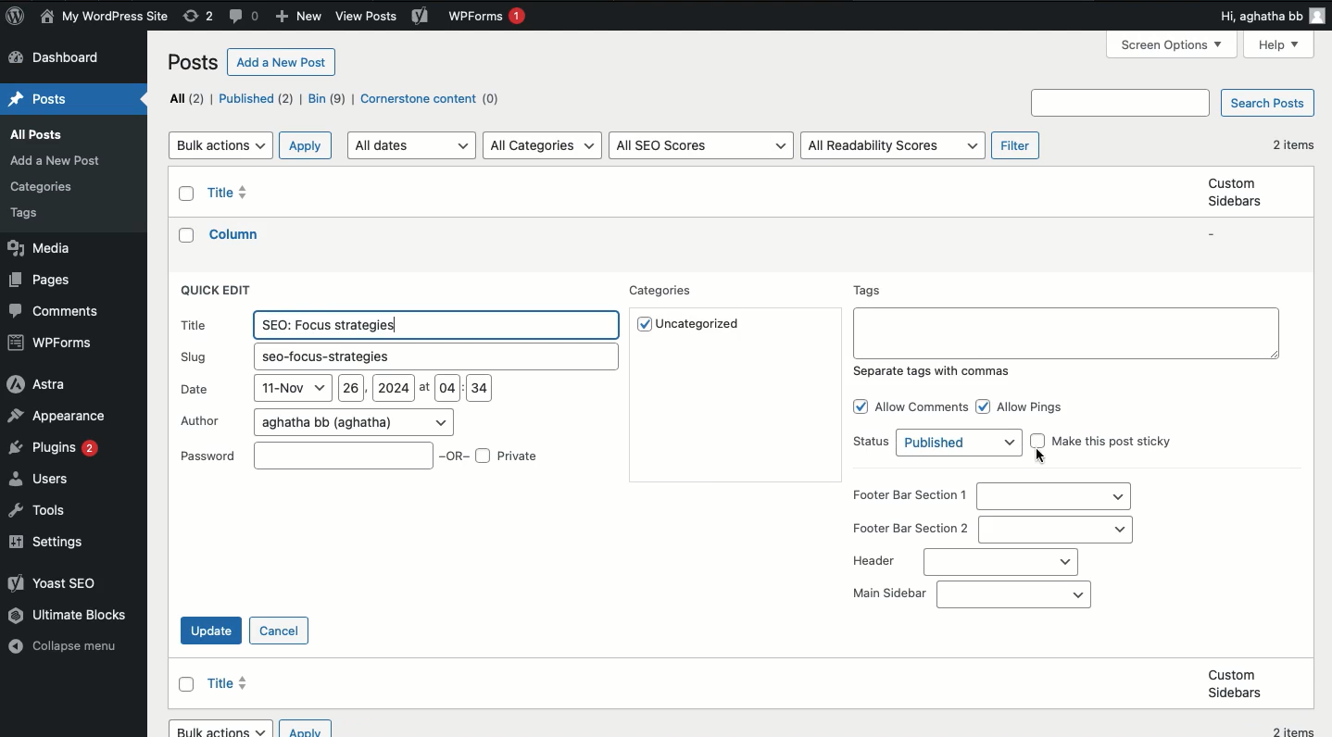 This screenshot has width=1332, height=737. What do you see at coordinates (436, 323) in the screenshot?
I see `Title` at bounding box center [436, 323].